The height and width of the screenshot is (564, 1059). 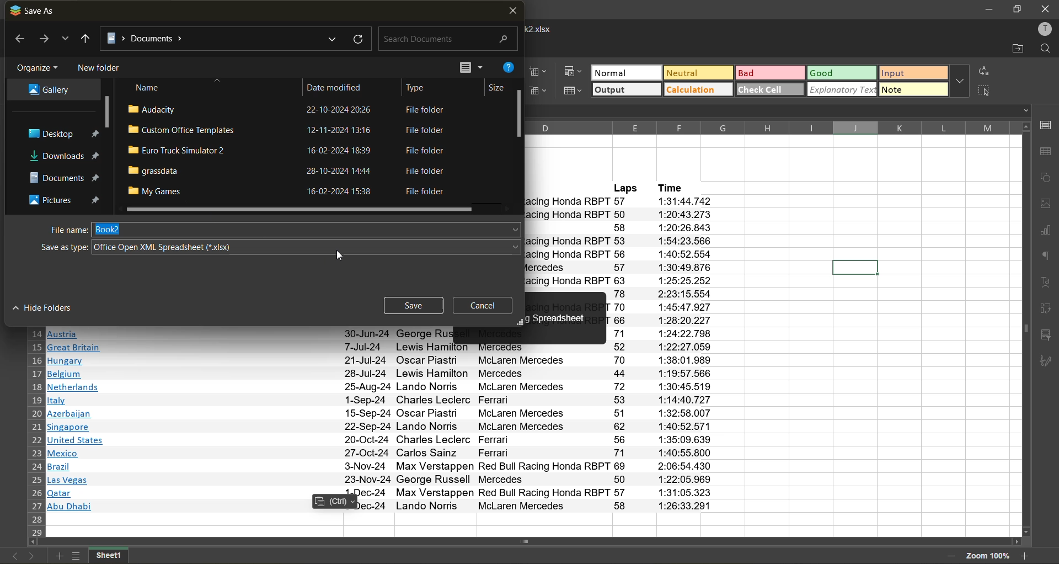 What do you see at coordinates (61, 175) in the screenshot?
I see `folder` at bounding box center [61, 175].